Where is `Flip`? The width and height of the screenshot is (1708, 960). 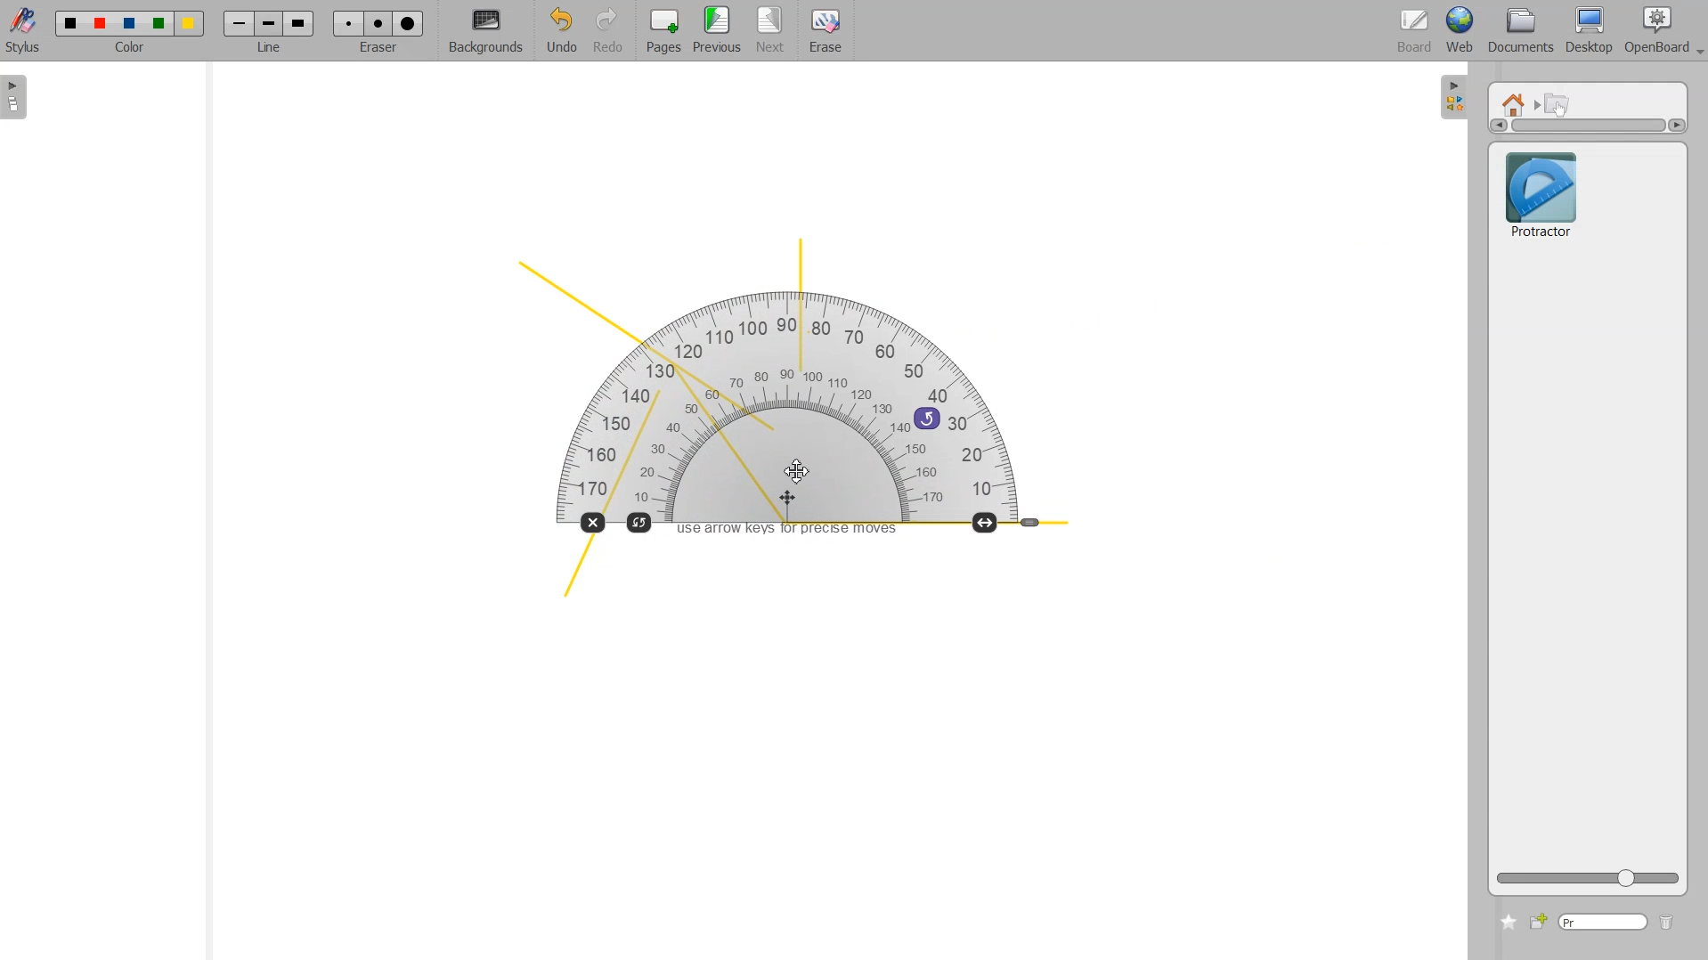 Flip is located at coordinates (640, 521).